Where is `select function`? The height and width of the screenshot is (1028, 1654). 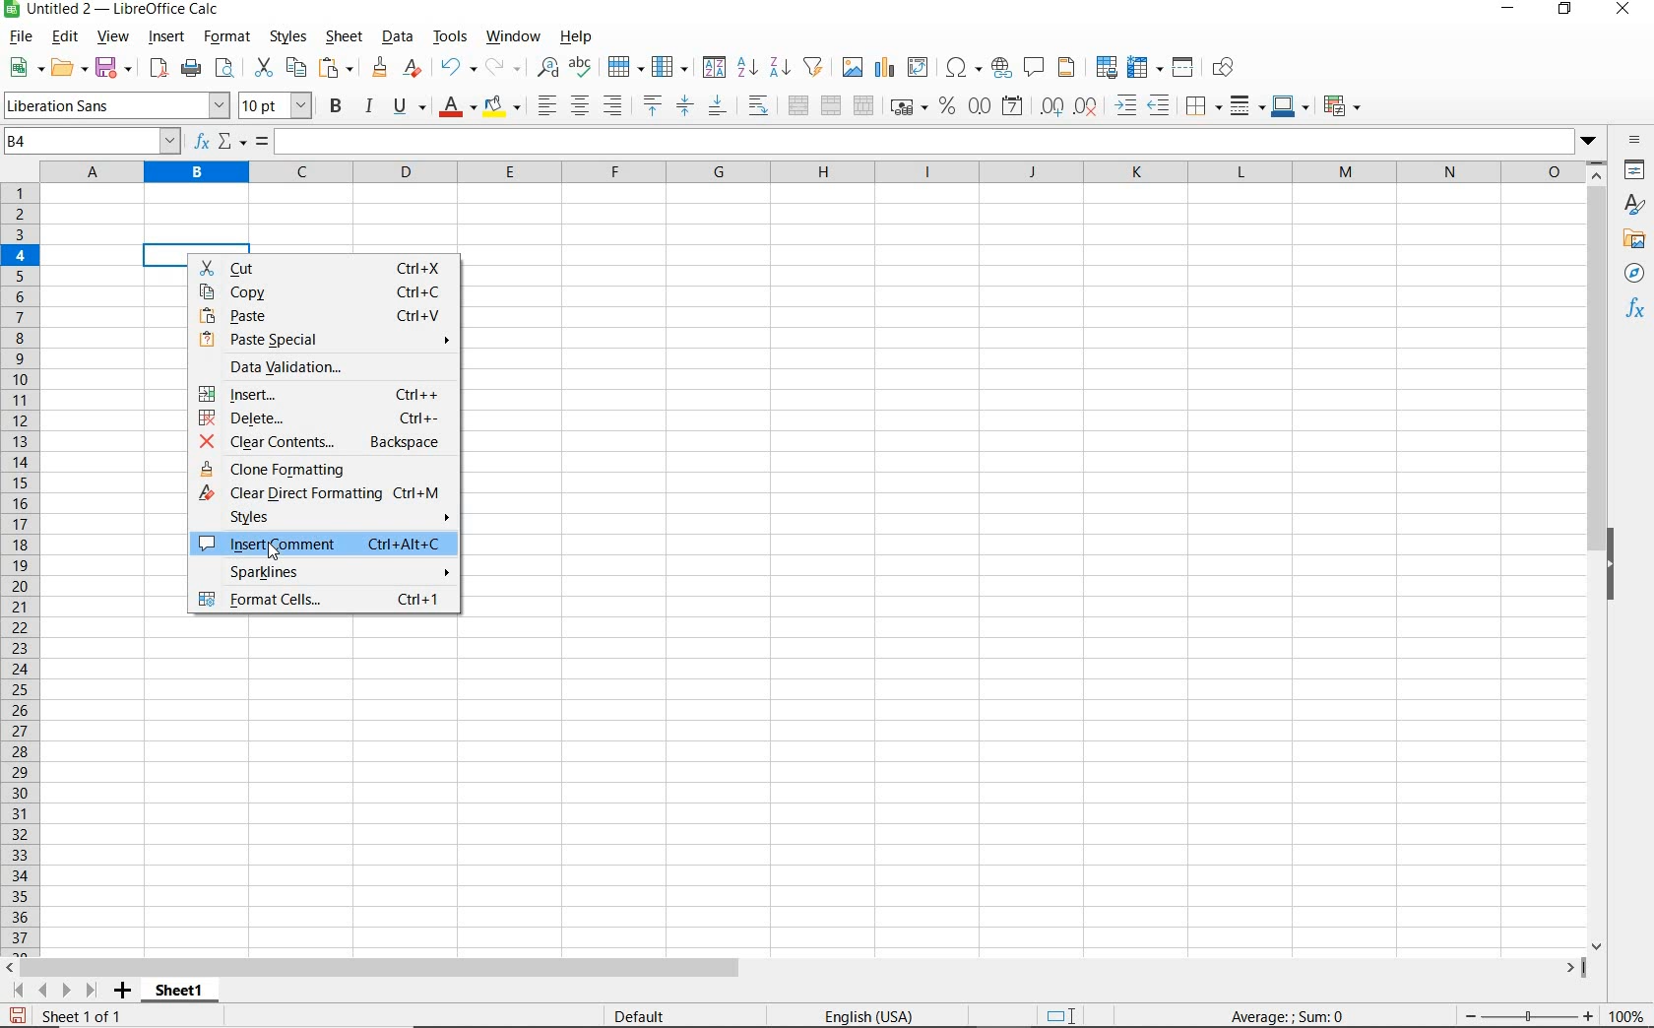
select function is located at coordinates (232, 142).